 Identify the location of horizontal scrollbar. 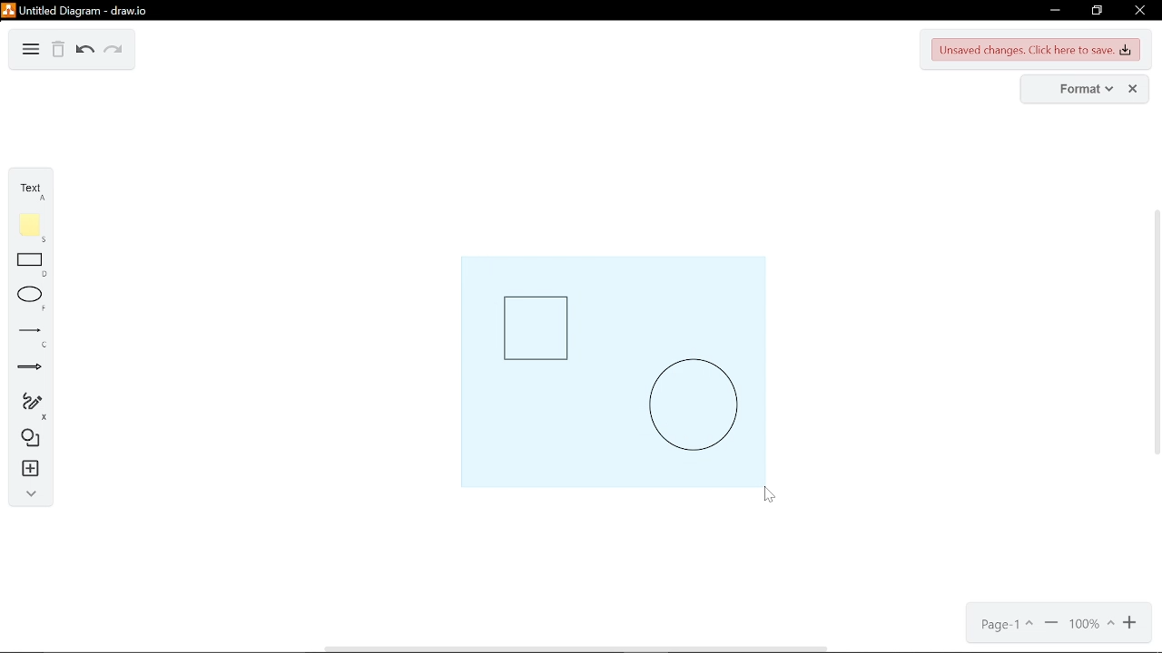
(576, 648).